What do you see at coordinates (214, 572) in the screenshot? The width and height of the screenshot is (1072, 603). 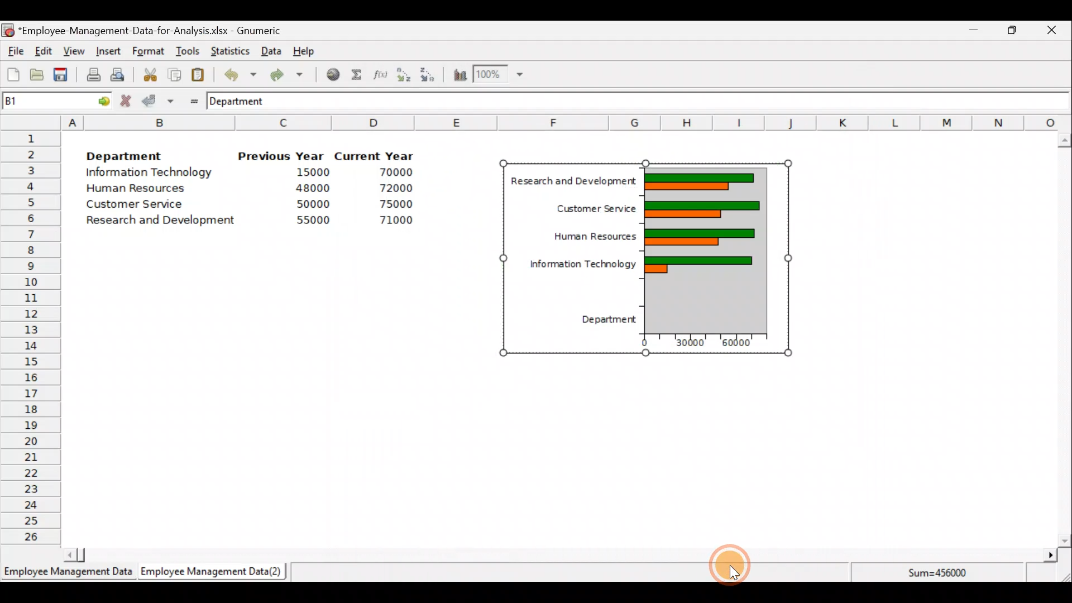 I see `Employee Management Data (2)` at bounding box center [214, 572].